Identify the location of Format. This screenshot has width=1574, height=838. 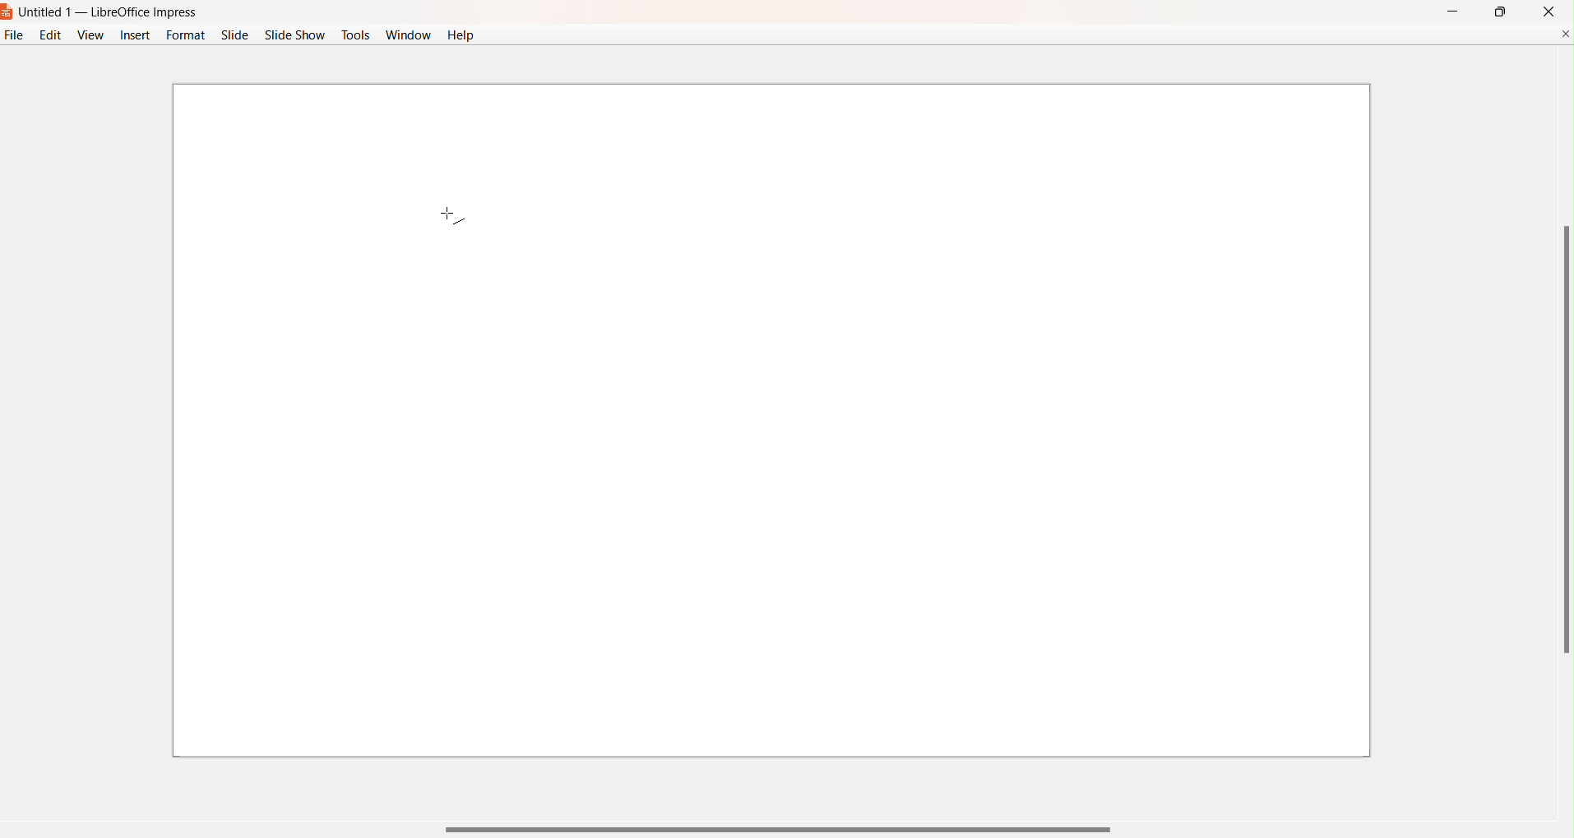
(186, 35).